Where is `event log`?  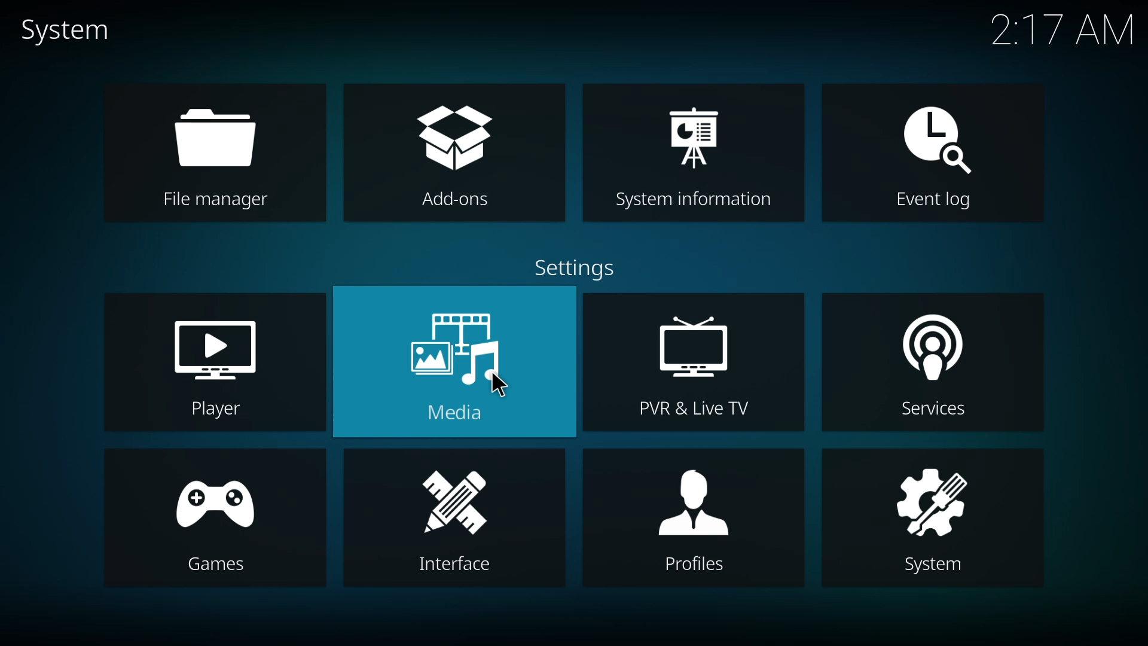
event log is located at coordinates (940, 154).